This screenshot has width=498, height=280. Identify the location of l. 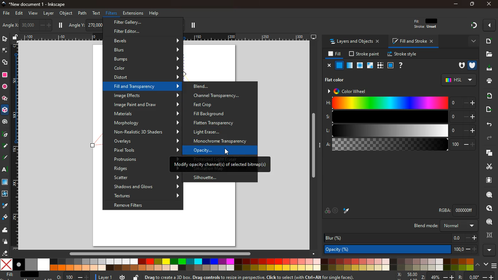
(400, 131).